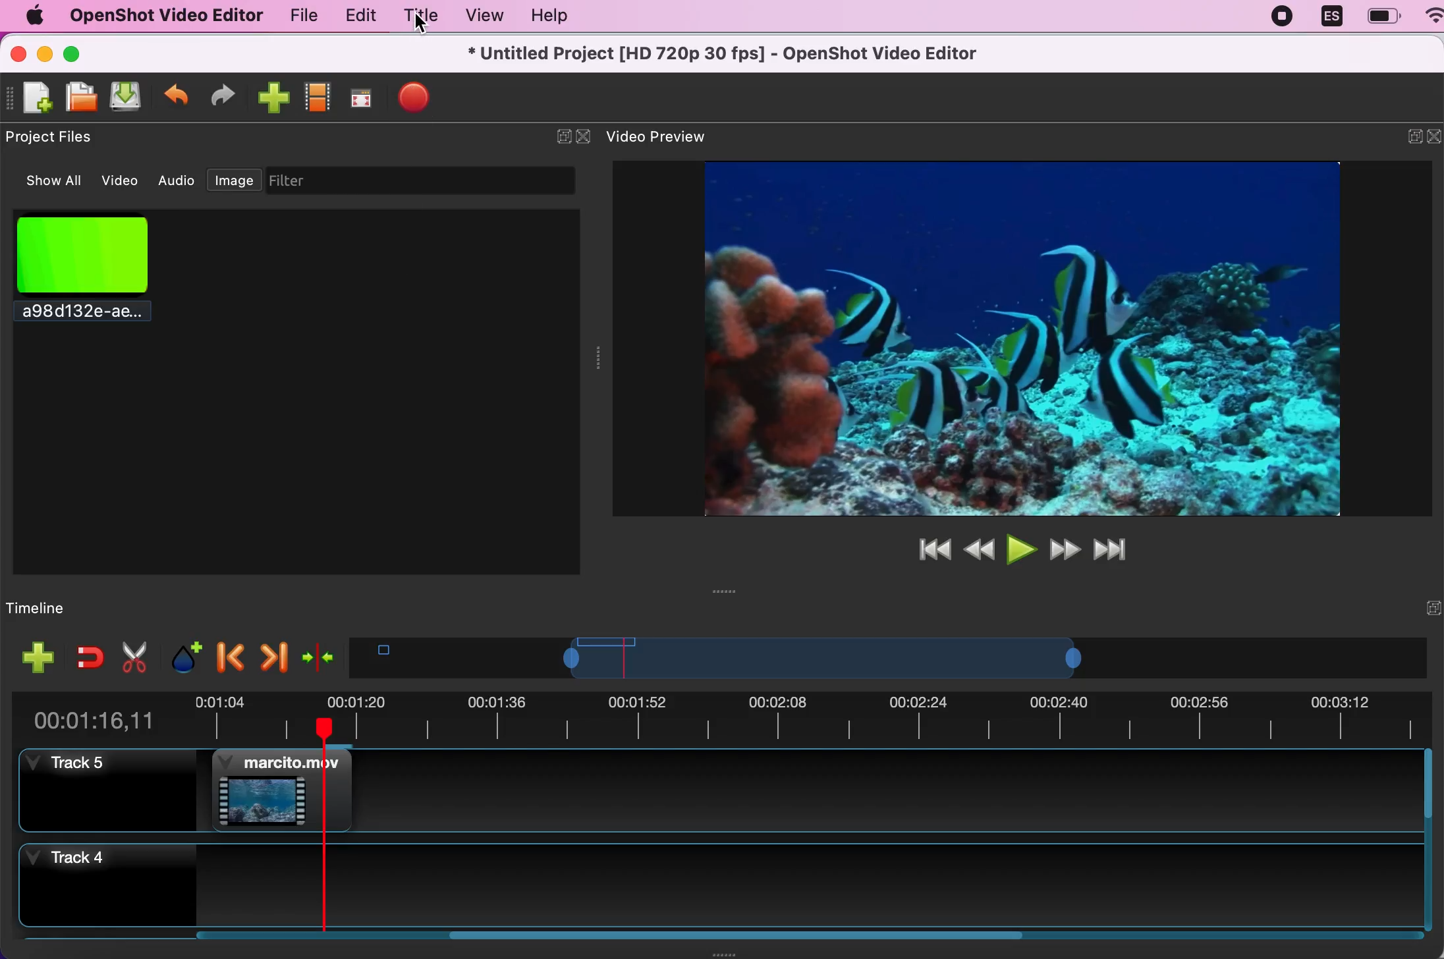 The image size is (1444, 959). What do you see at coordinates (1435, 140) in the screenshot?
I see `close` at bounding box center [1435, 140].